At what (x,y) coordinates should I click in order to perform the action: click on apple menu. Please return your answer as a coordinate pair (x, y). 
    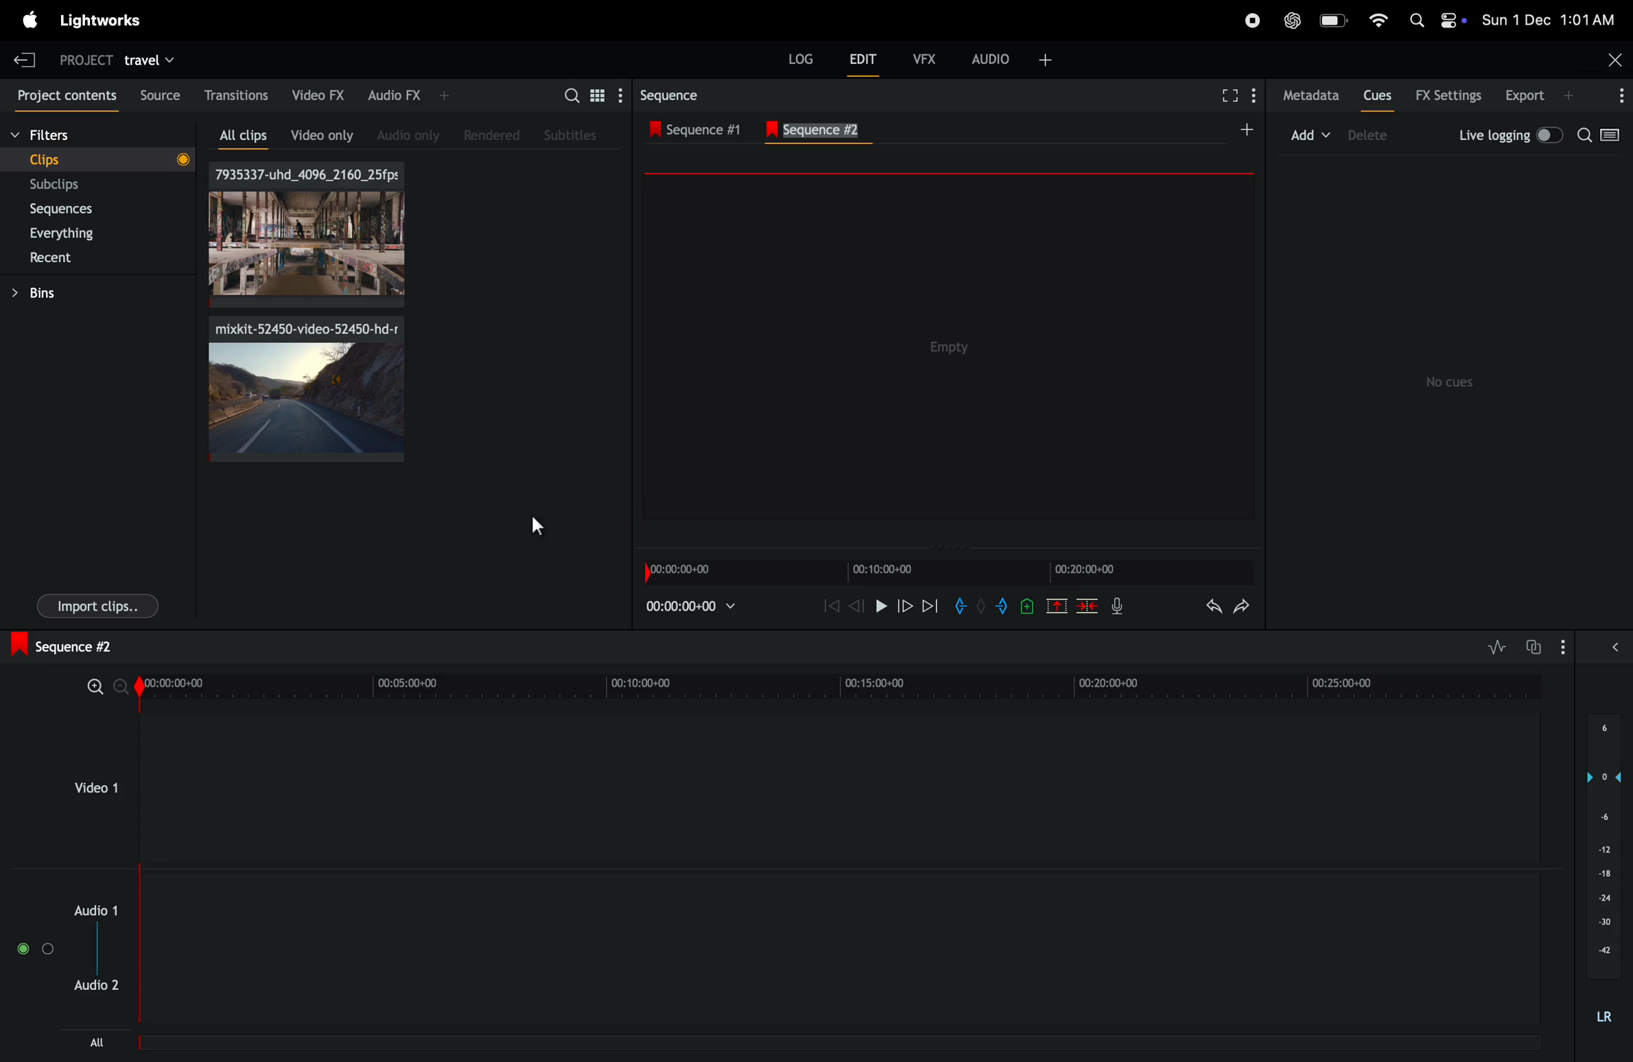
    Looking at the image, I should click on (30, 20).